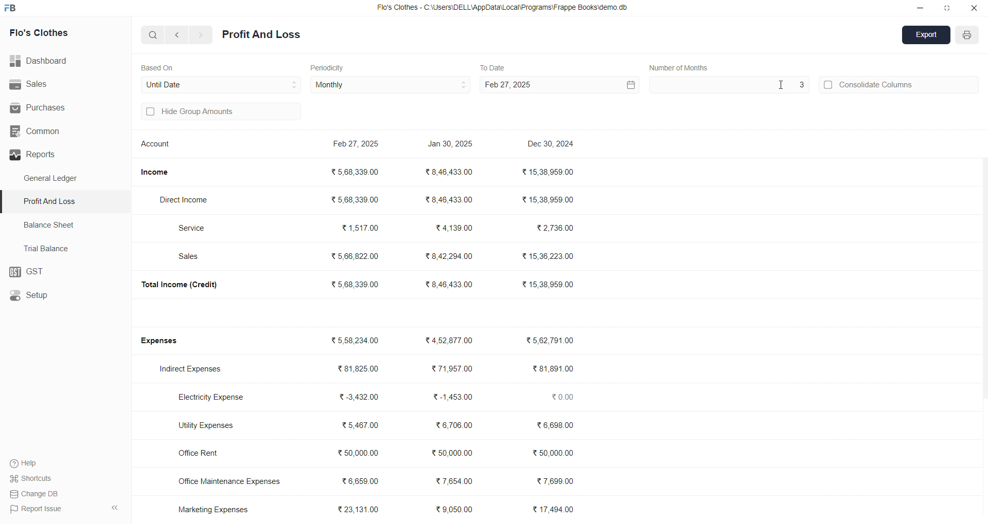 The width and height of the screenshot is (988, 524). What do you see at coordinates (59, 85) in the screenshot?
I see `Sales` at bounding box center [59, 85].